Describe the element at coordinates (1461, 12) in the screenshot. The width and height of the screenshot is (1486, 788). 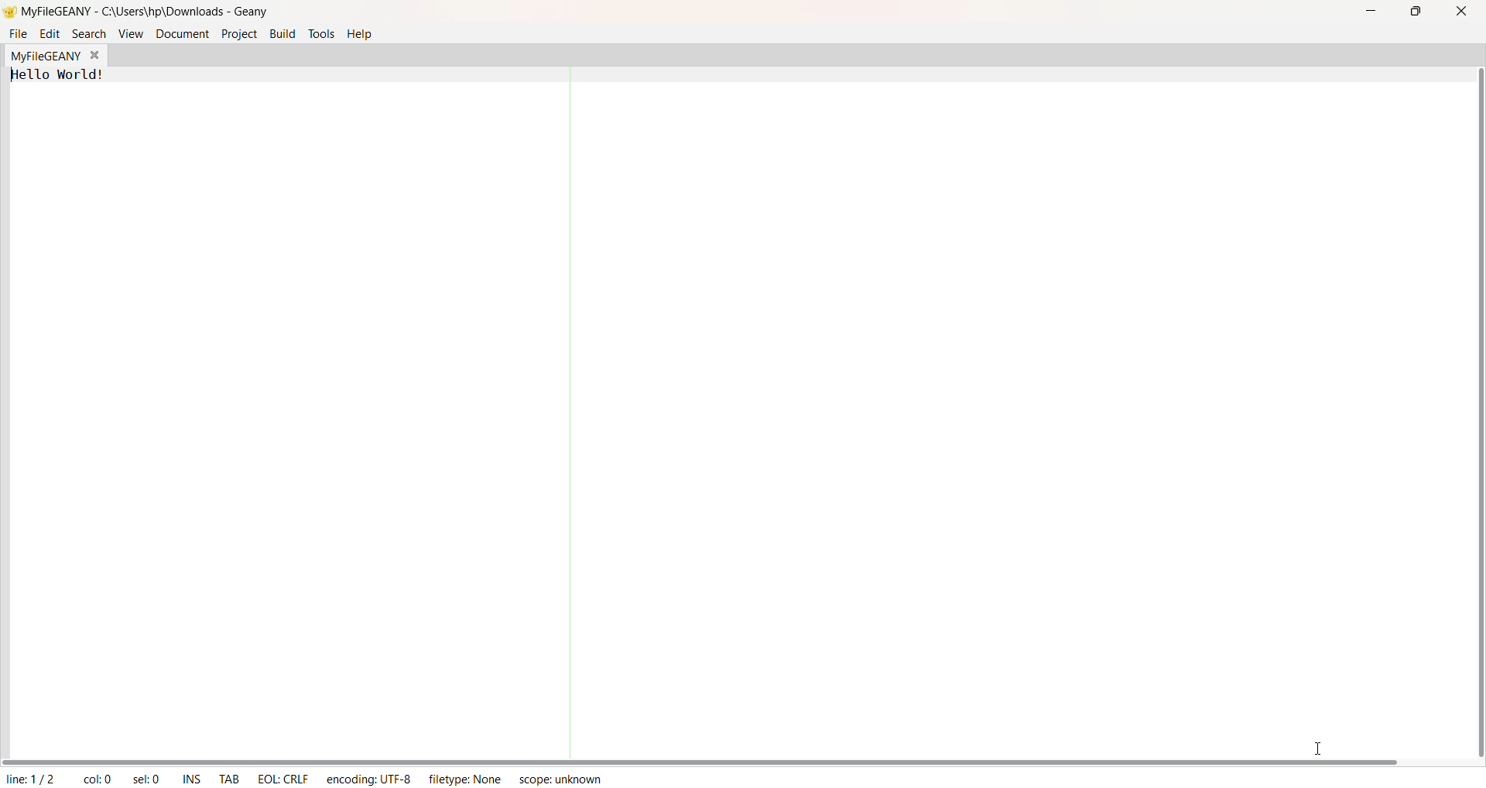
I see `Close` at that location.